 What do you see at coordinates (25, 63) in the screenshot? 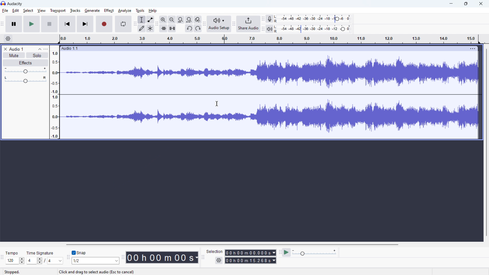
I see `effects` at bounding box center [25, 63].